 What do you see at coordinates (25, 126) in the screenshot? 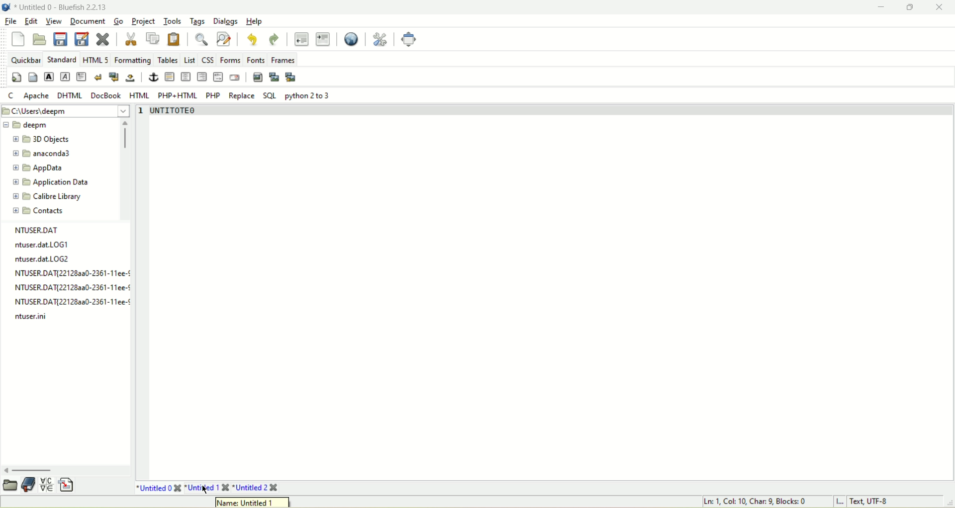
I see `deepm` at bounding box center [25, 126].